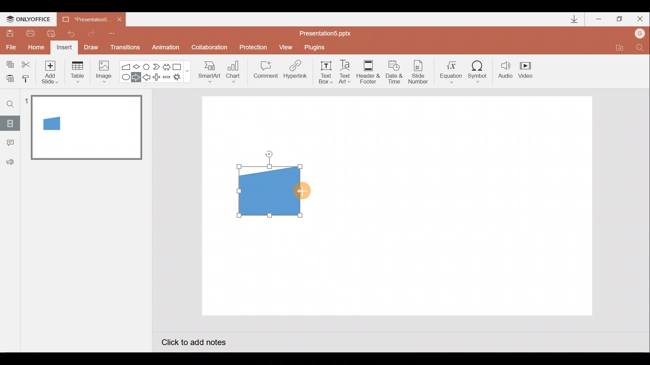 The image size is (650, 365). I want to click on Audio, so click(506, 71).